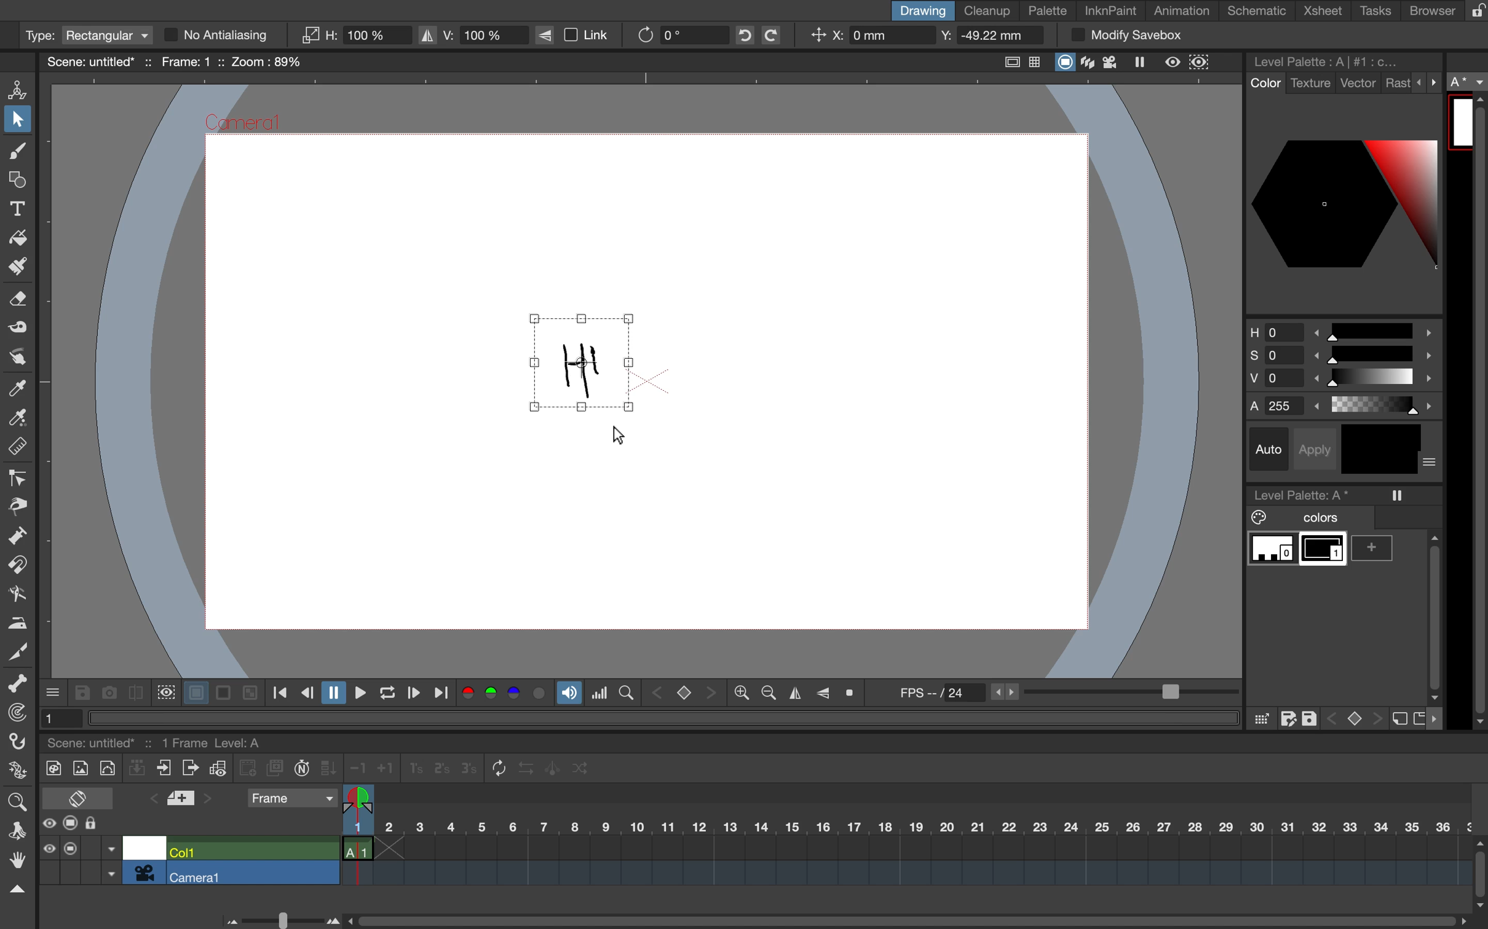  Describe the element at coordinates (18, 206) in the screenshot. I see `type tool` at that location.